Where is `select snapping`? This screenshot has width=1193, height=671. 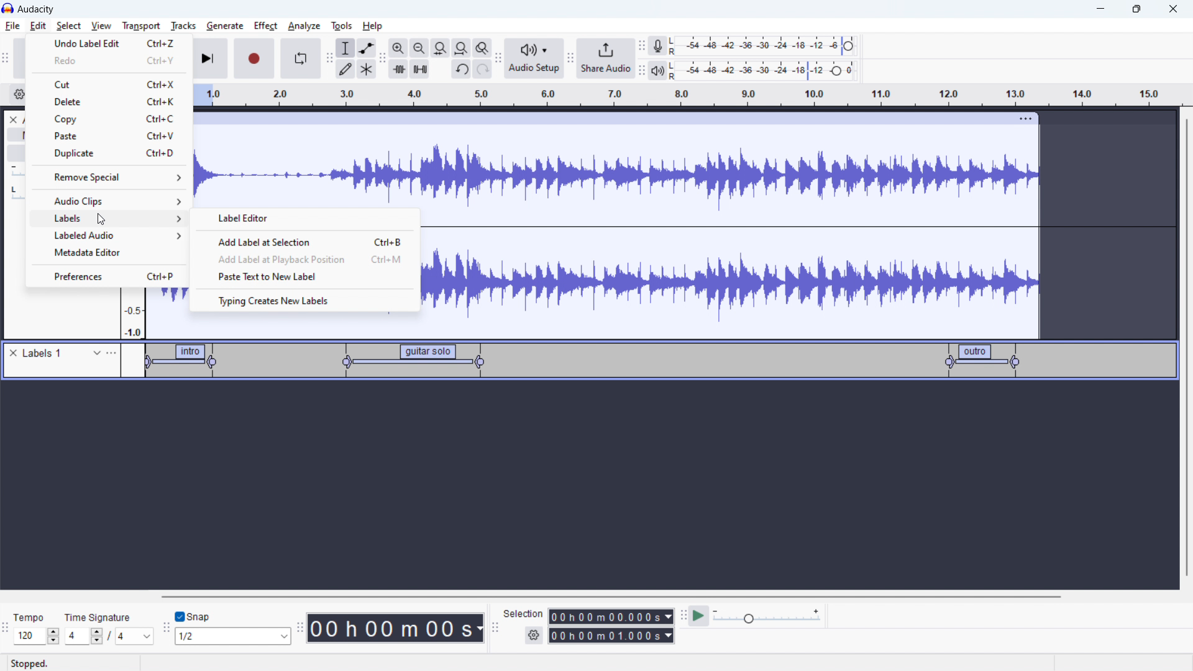
select snapping is located at coordinates (233, 636).